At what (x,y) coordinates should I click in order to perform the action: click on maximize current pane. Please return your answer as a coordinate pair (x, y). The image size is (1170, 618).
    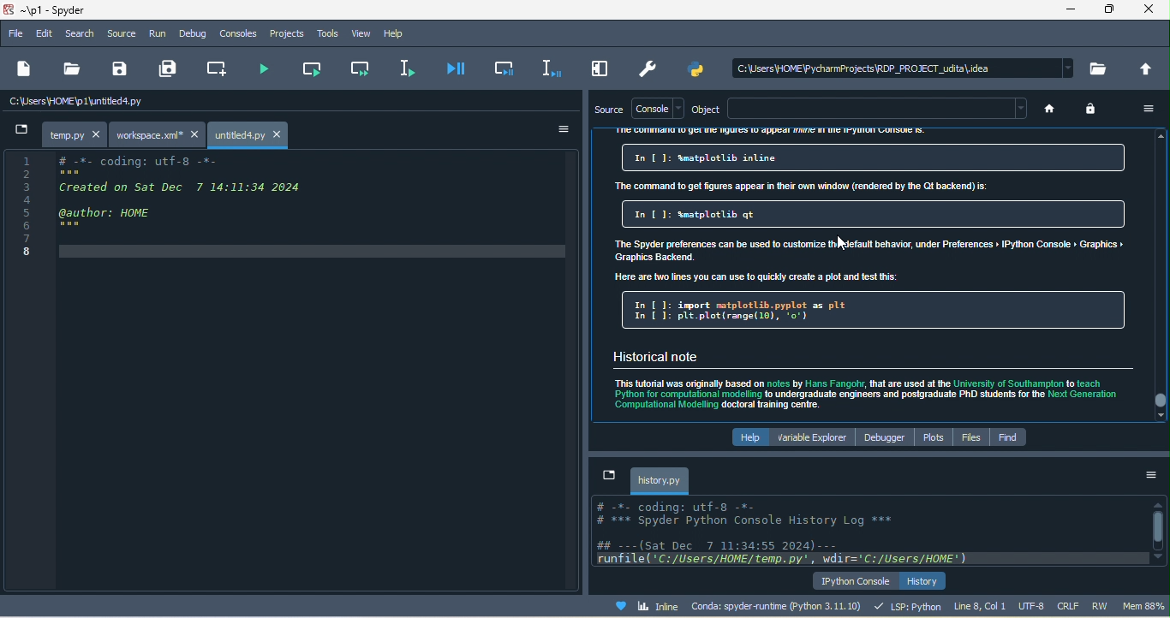
    Looking at the image, I should click on (601, 68).